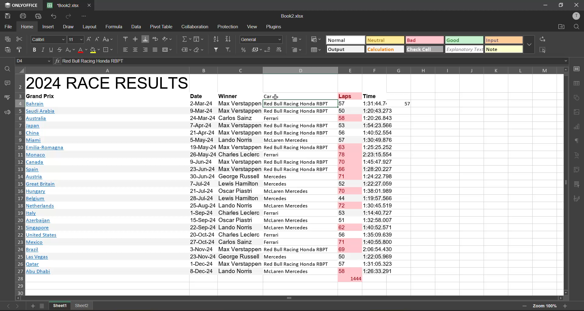 This screenshot has width=584, height=311. Describe the element at coordinates (544, 50) in the screenshot. I see `select all` at that location.